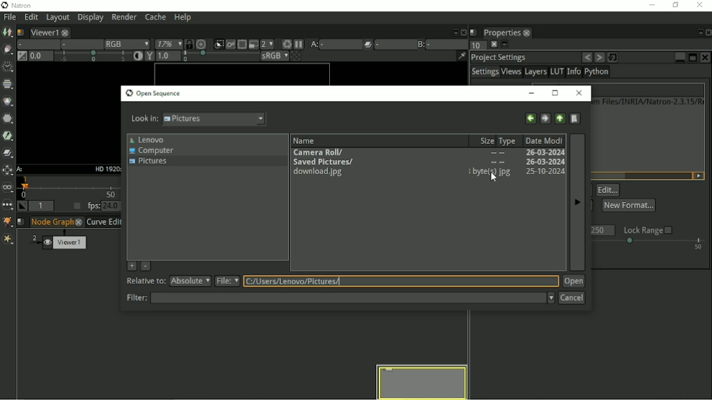 The image size is (712, 400). Describe the element at coordinates (299, 44) in the screenshot. I see `Pause updates` at that location.